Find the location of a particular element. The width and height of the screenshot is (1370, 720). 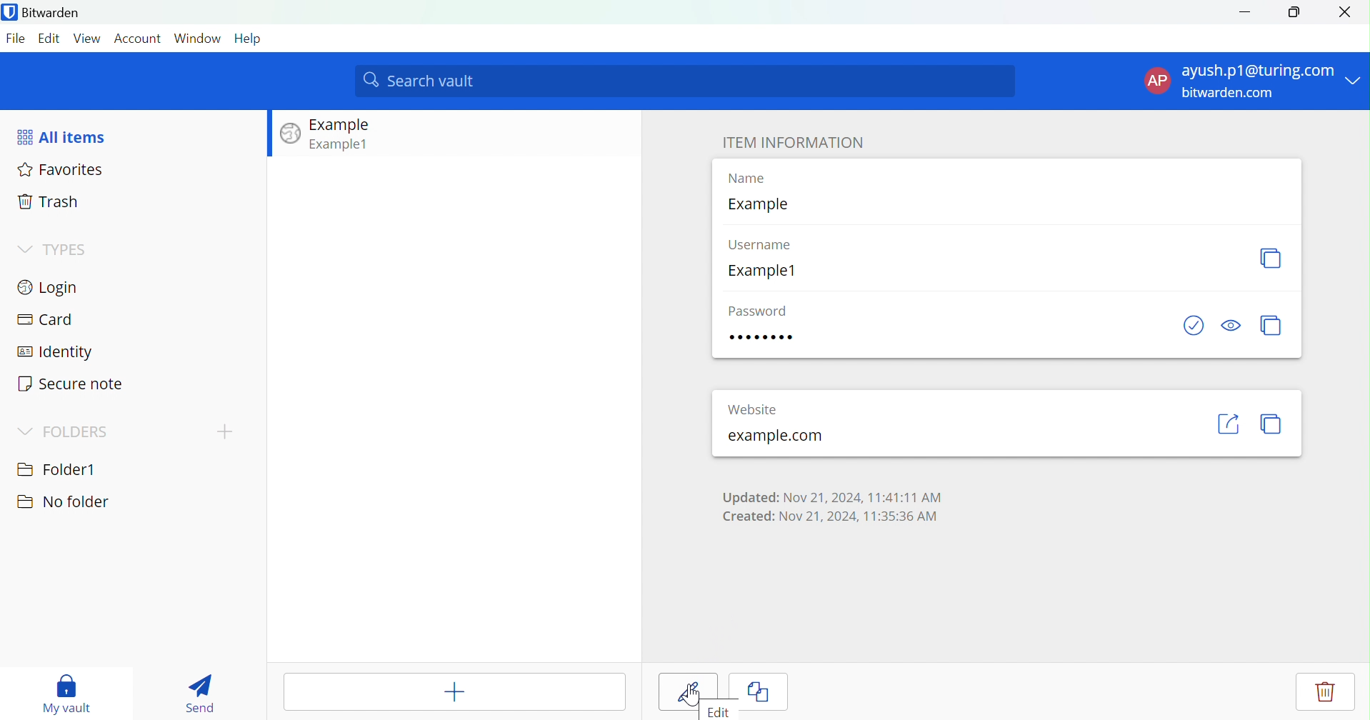

Username is located at coordinates (763, 246).